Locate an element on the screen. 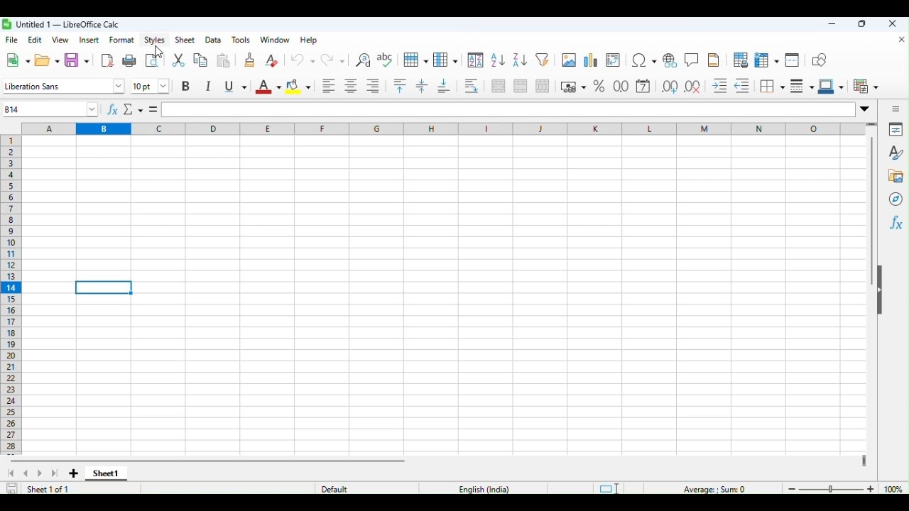 This screenshot has width=909, height=511. Conditional is located at coordinates (866, 87).